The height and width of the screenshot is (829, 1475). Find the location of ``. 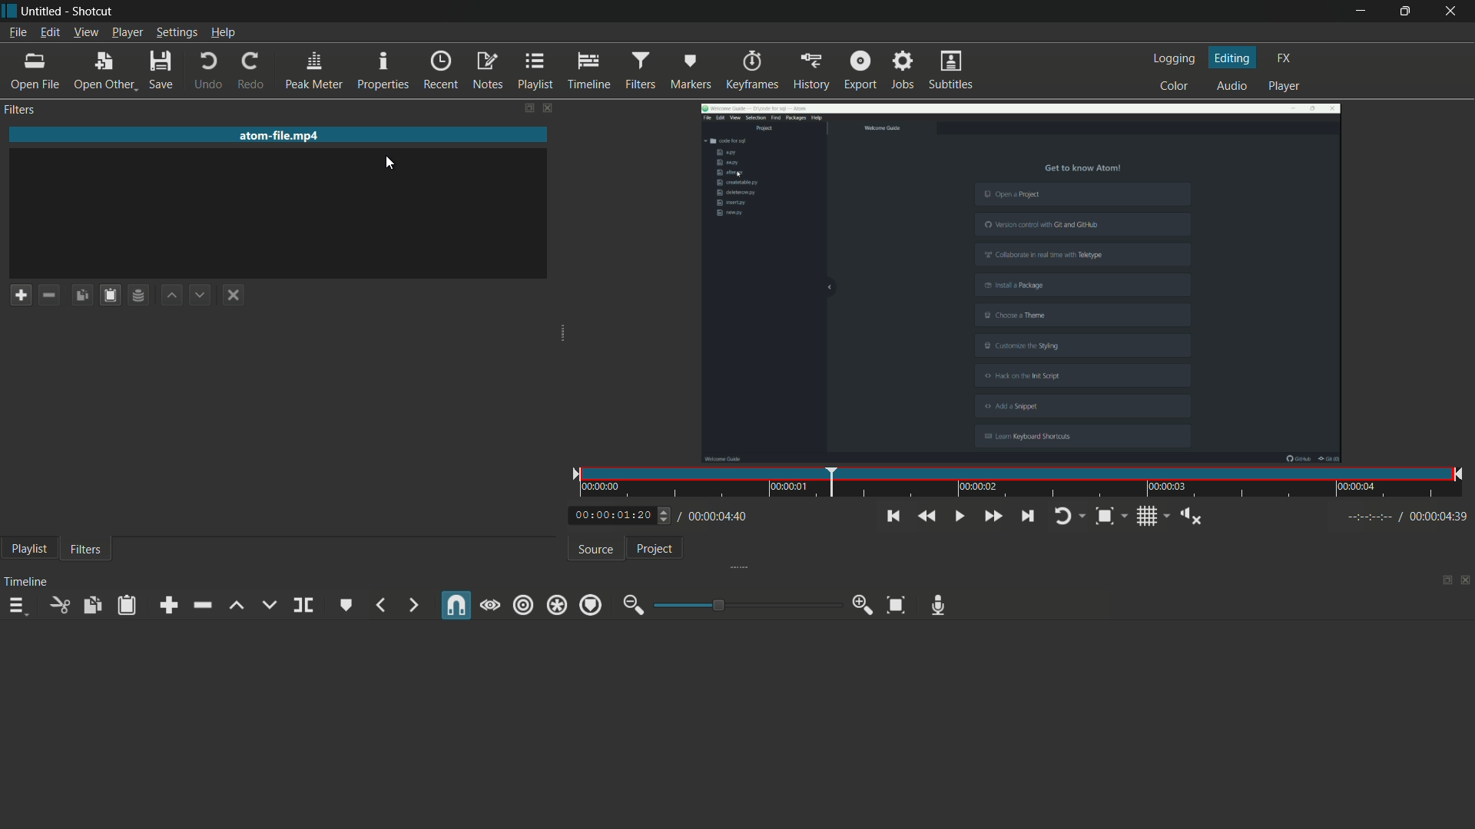

 is located at coordinates (1407, 517).